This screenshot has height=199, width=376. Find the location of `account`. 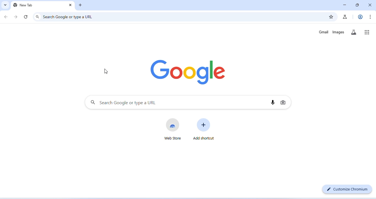

account is located at coordinates (359, 17).